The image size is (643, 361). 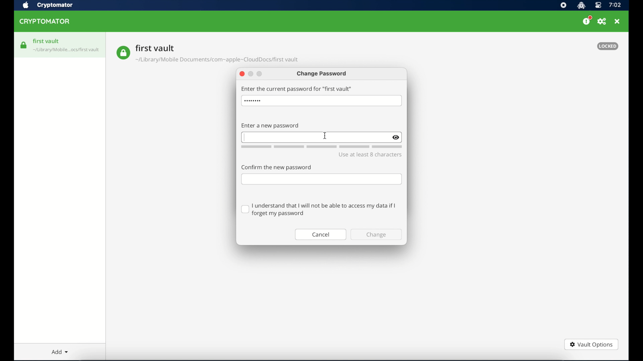 What do you see at coordinates (55, 6) in the screenshot?
I see `crytptomator` at bounding box center [55, 6].